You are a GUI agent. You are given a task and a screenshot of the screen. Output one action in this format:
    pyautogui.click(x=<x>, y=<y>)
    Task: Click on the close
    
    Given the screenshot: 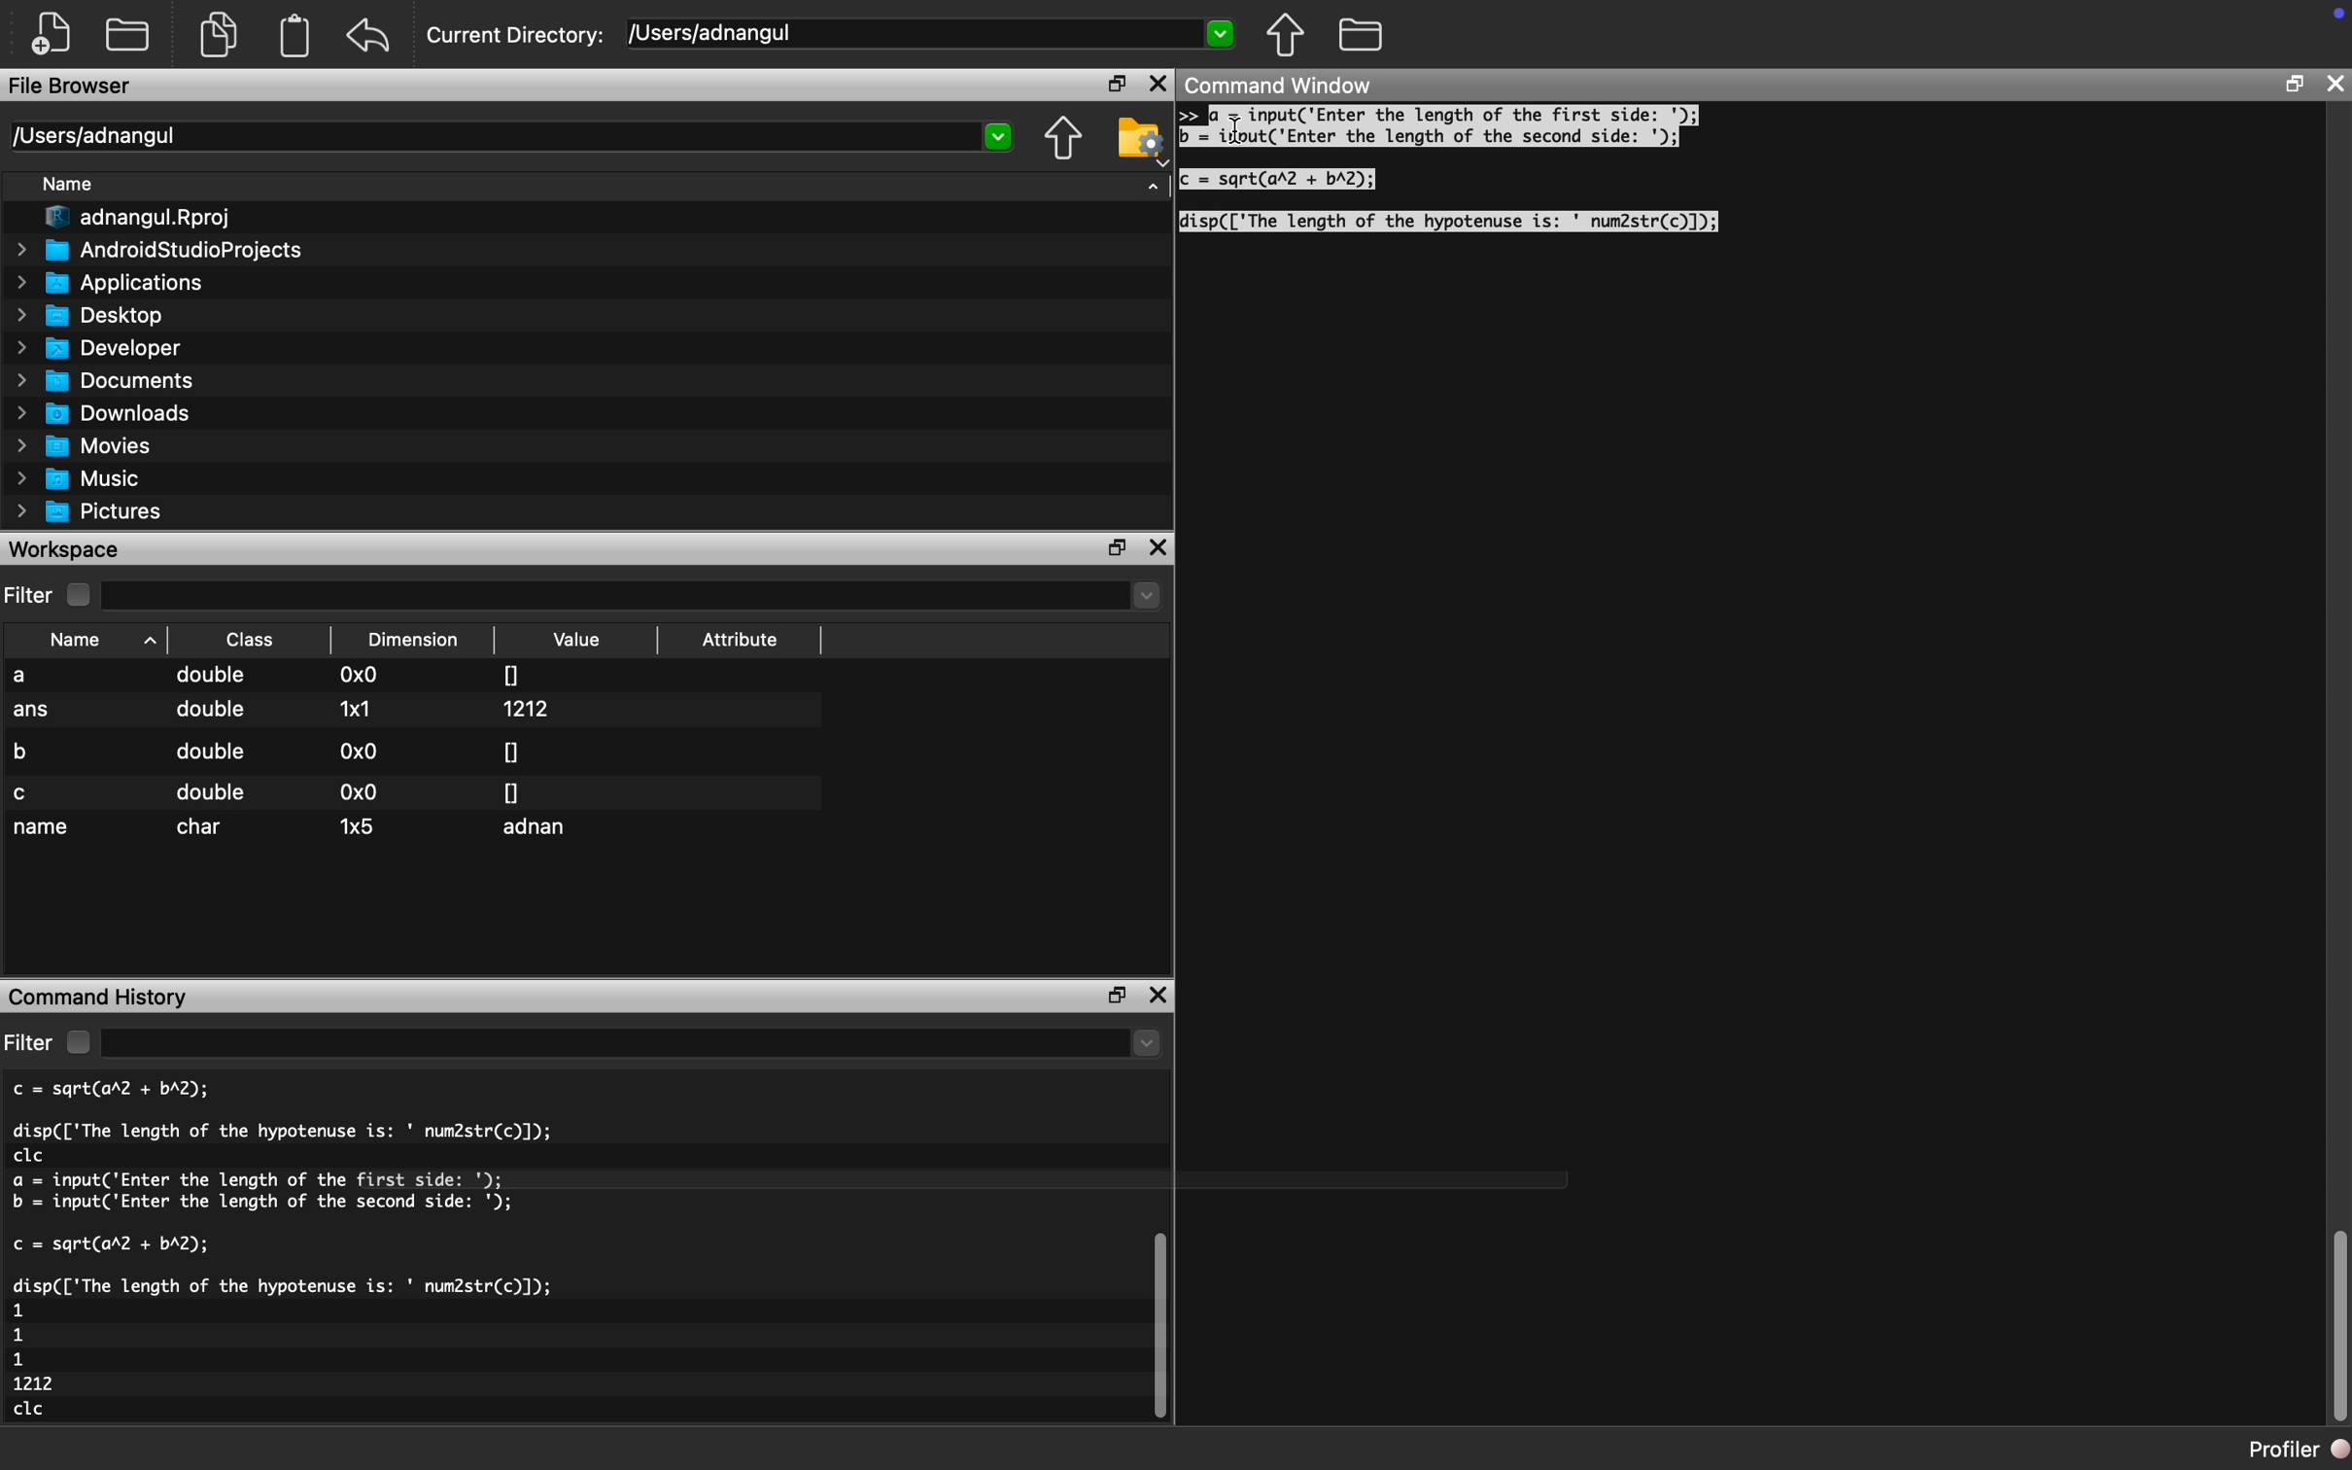 What is the action you would take?
    pyautogui.click(x=2336, y=83)
    